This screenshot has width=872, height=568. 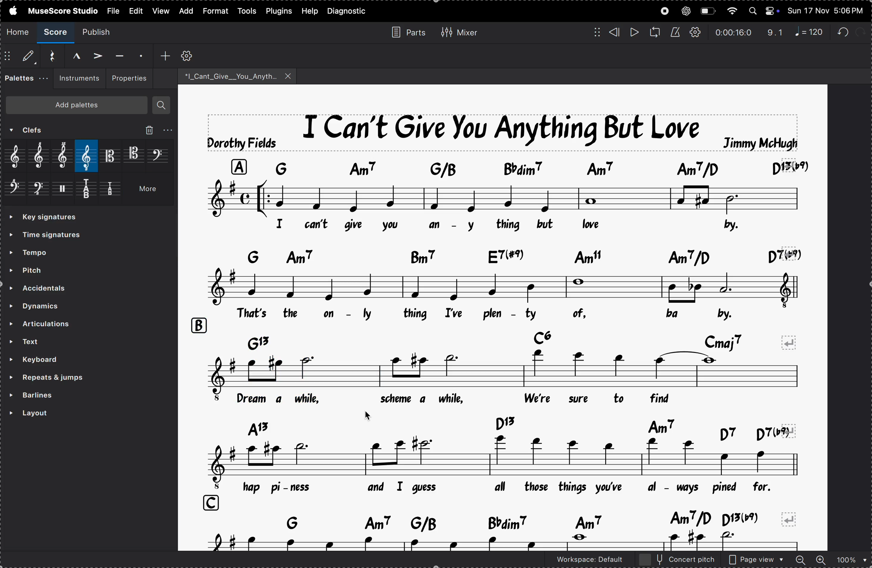 What do you see at coordinates (504, 198) in the screenshot?
I see `notes` at bounding box center [504, 198].